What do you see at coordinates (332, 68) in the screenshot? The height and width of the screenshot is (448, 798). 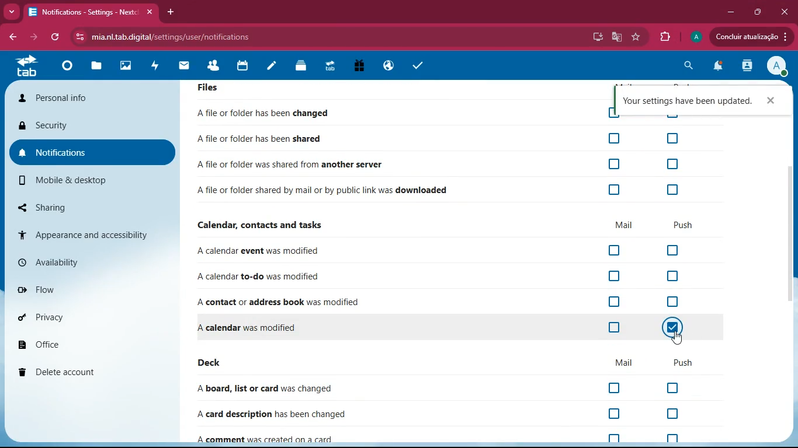 I see `tab` at bounding box center [332, 68].